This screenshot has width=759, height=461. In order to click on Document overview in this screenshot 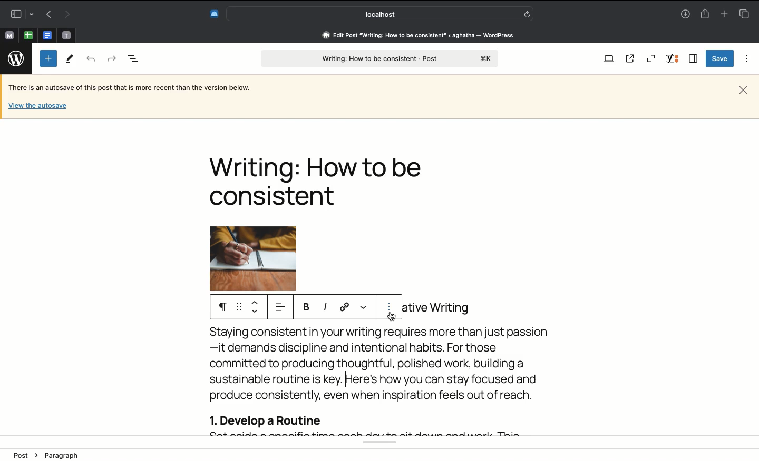, I will do `click(133, 59)`.